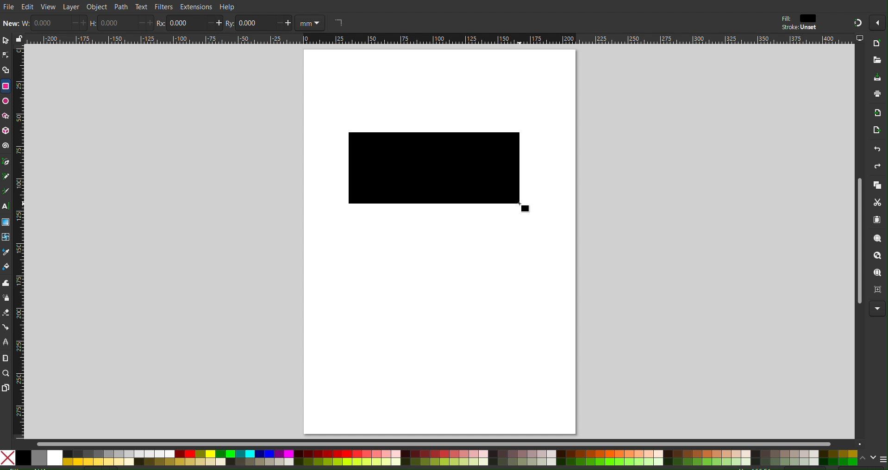 The image size is (888, 470). Describe the element at coordinates (27, 7) in the screenshot. I see `Edit` at that location.